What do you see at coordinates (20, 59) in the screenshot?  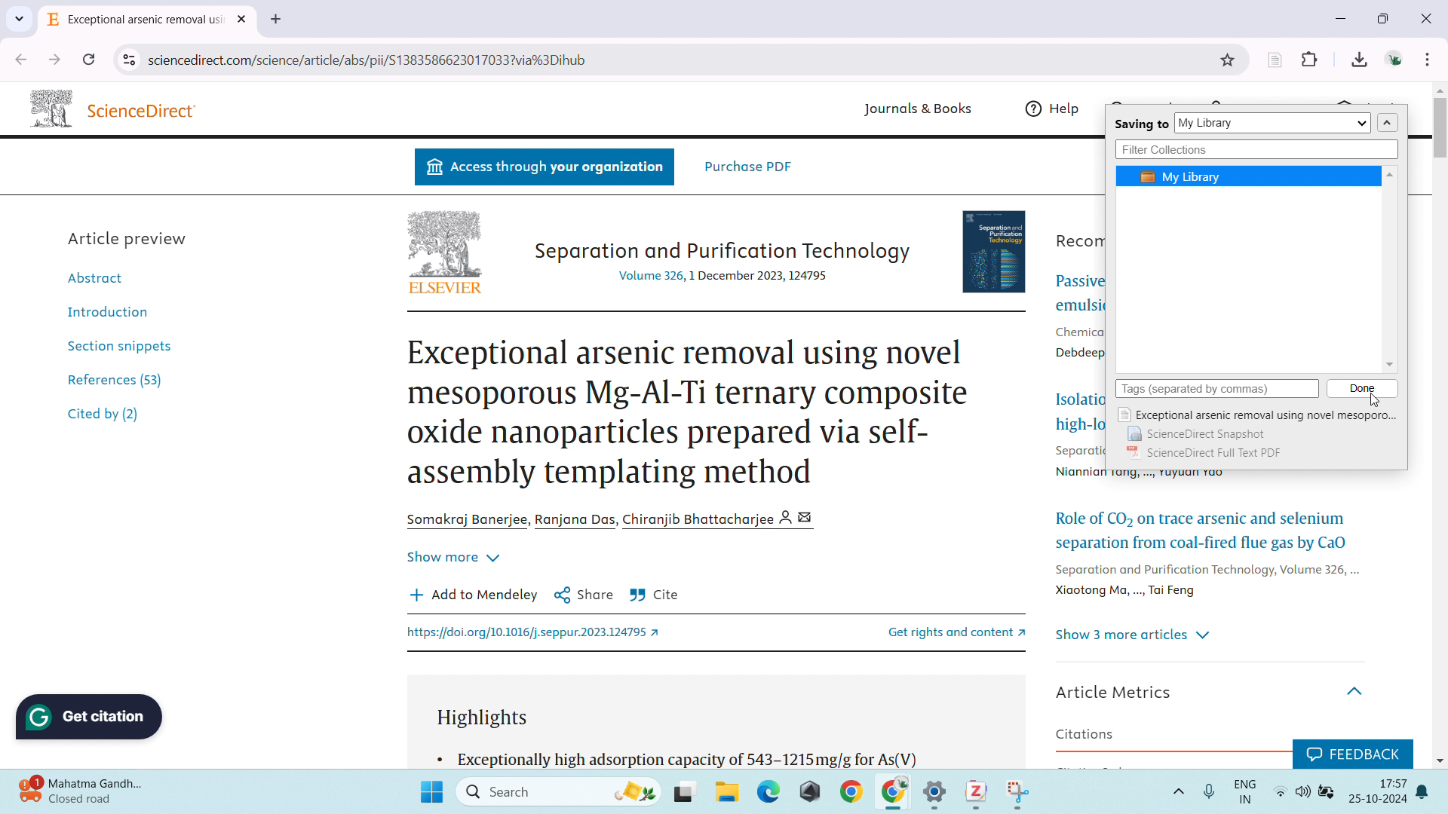 I see `click to go back, hold to see history` at bounding box center [20, 59].